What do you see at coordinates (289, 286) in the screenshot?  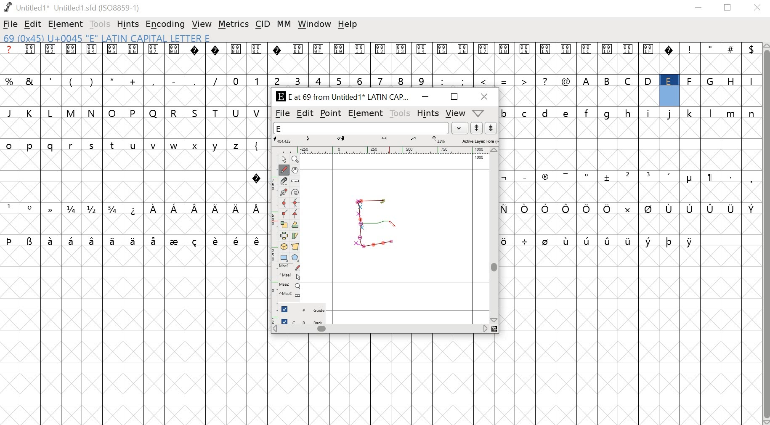 I see `Mouse wheel button` at bounding box center [289, 286].